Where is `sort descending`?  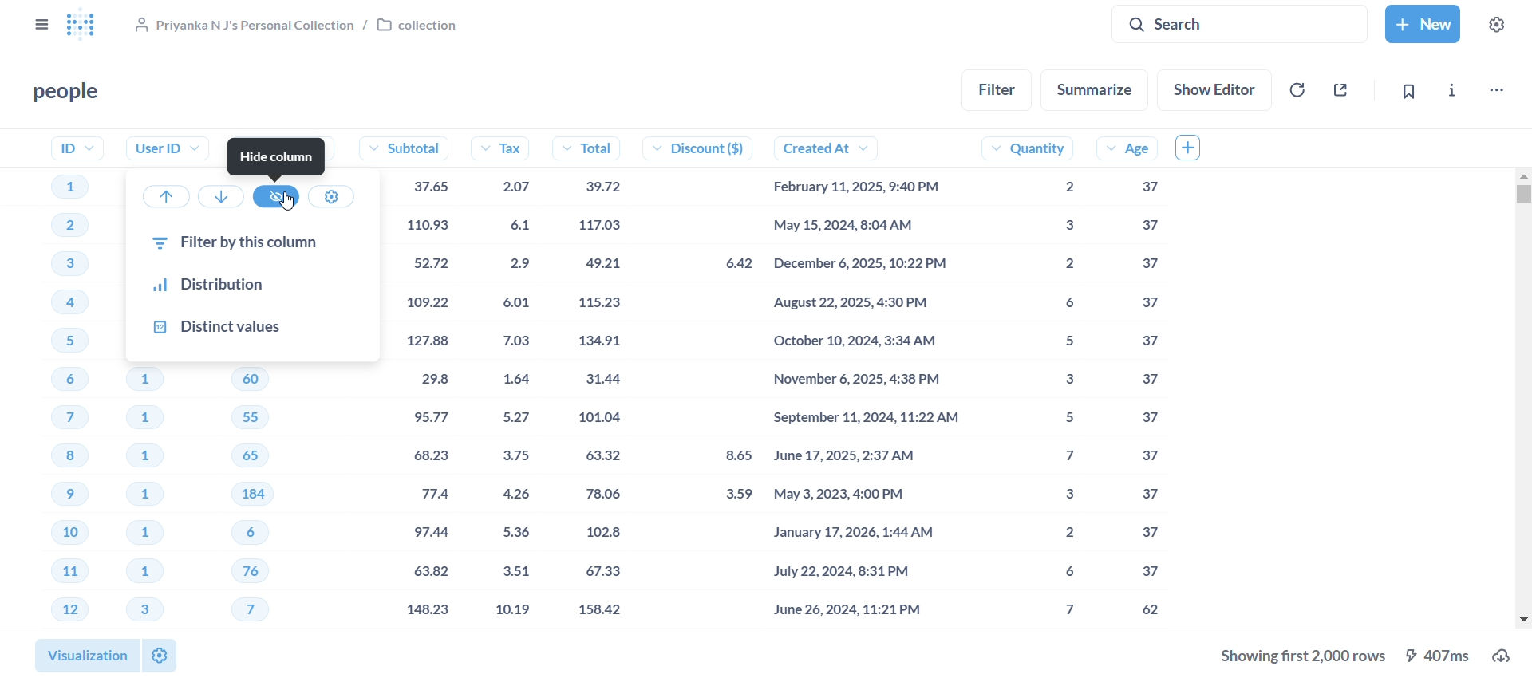
sort descending is located at coordinates (222, 195).